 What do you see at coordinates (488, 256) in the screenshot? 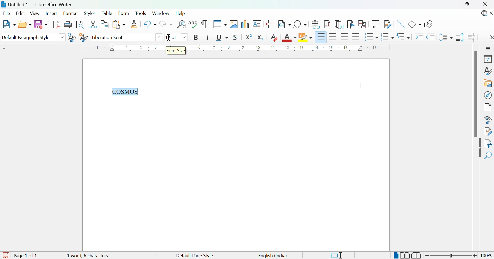
I see `100%` at bounding box center [488, 256].